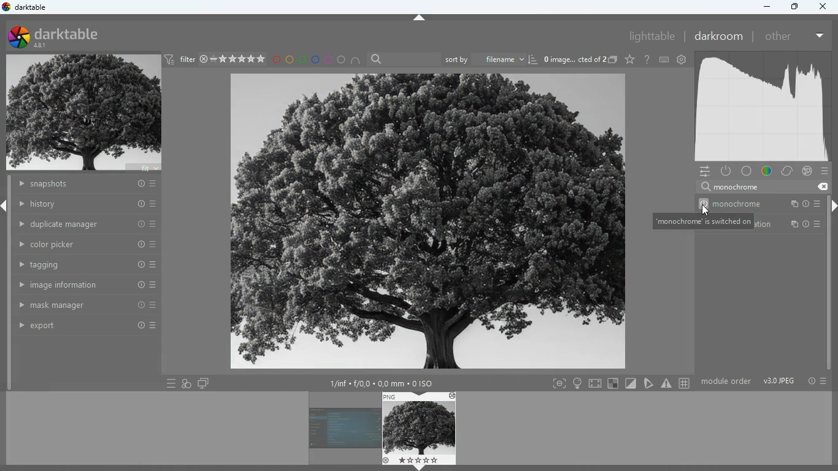 This screenshot has height=471, width=838. Describe the element at coordinates (594, 383) in the screenshot. I see `screen` at that location.